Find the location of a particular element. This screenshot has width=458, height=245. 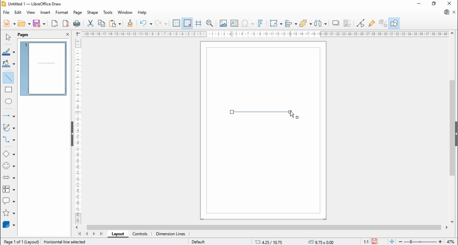

show glue point functions is located at coordinates (371, 23).